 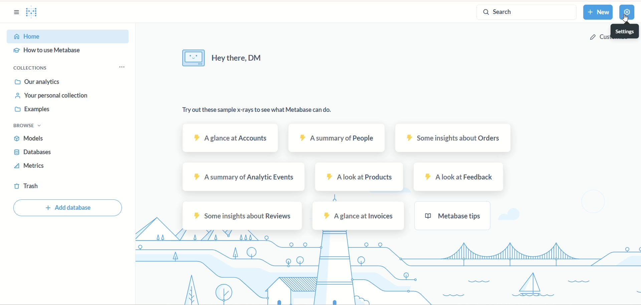 What do you see at coordinates (14, 14) in the screenshot?
I see `sidebar` at bounding box center [14, 14].